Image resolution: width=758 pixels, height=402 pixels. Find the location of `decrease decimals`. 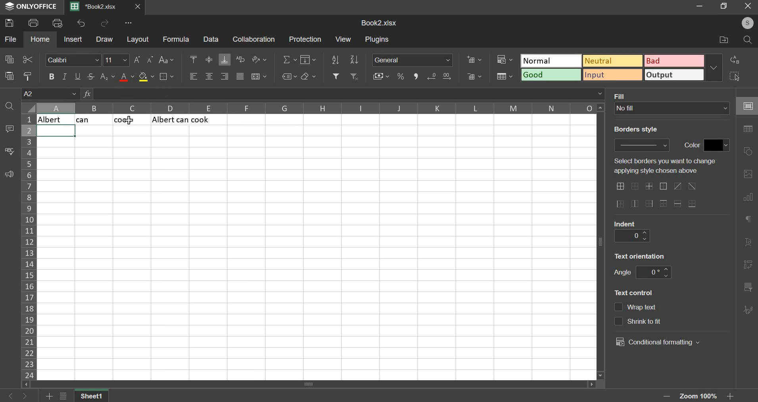

decrease decimals is located at coordinates (447, 75).